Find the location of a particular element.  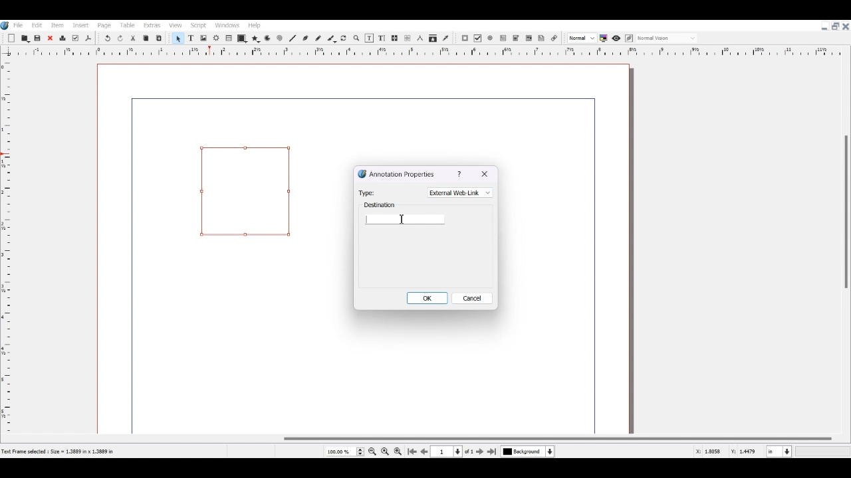

Close is located at coordinates (846, 26).